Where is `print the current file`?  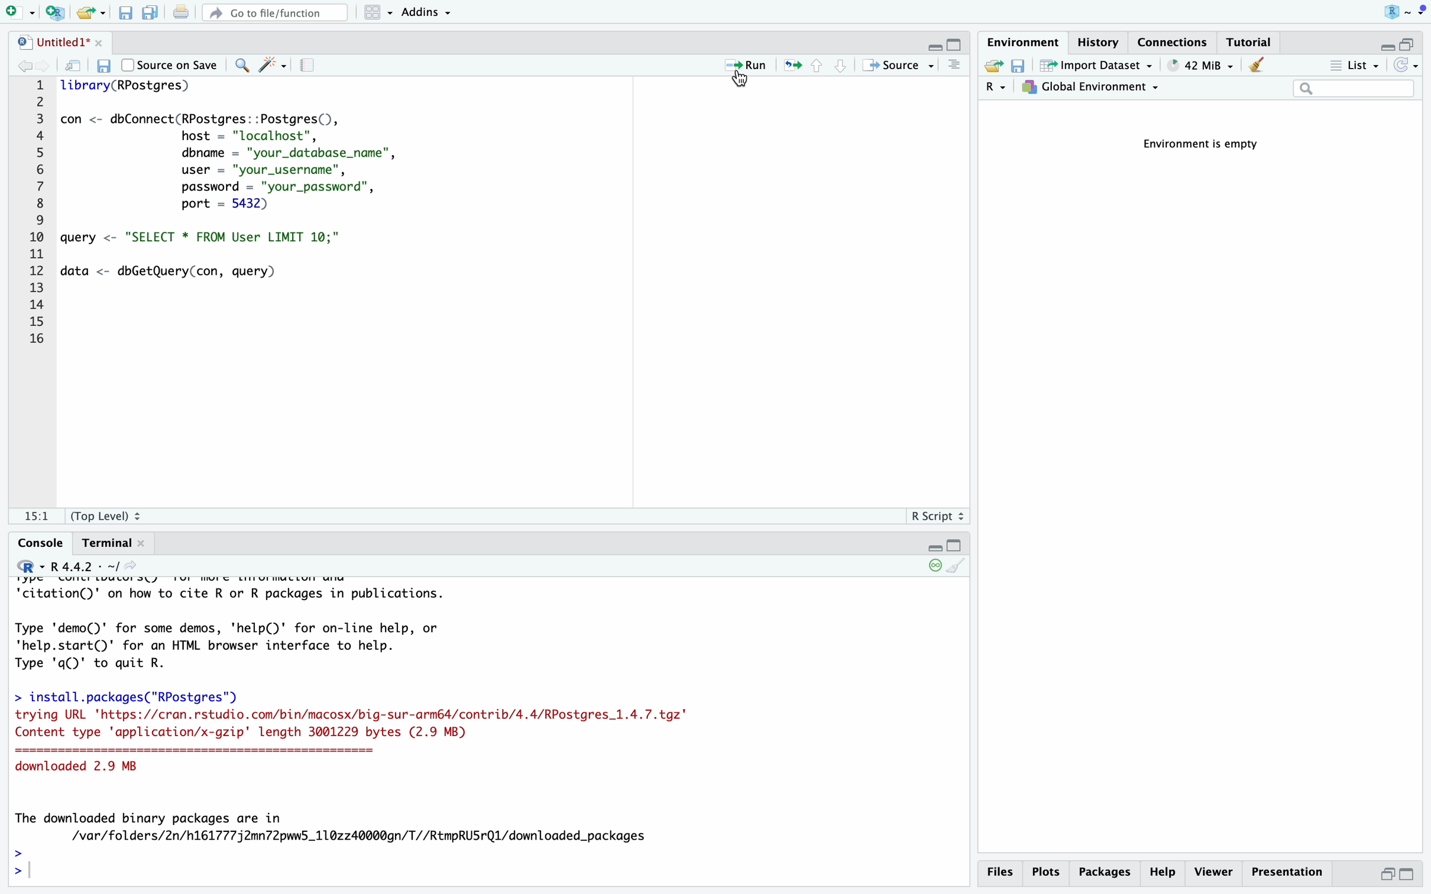 print the current file is located at coordinates (179, 11).